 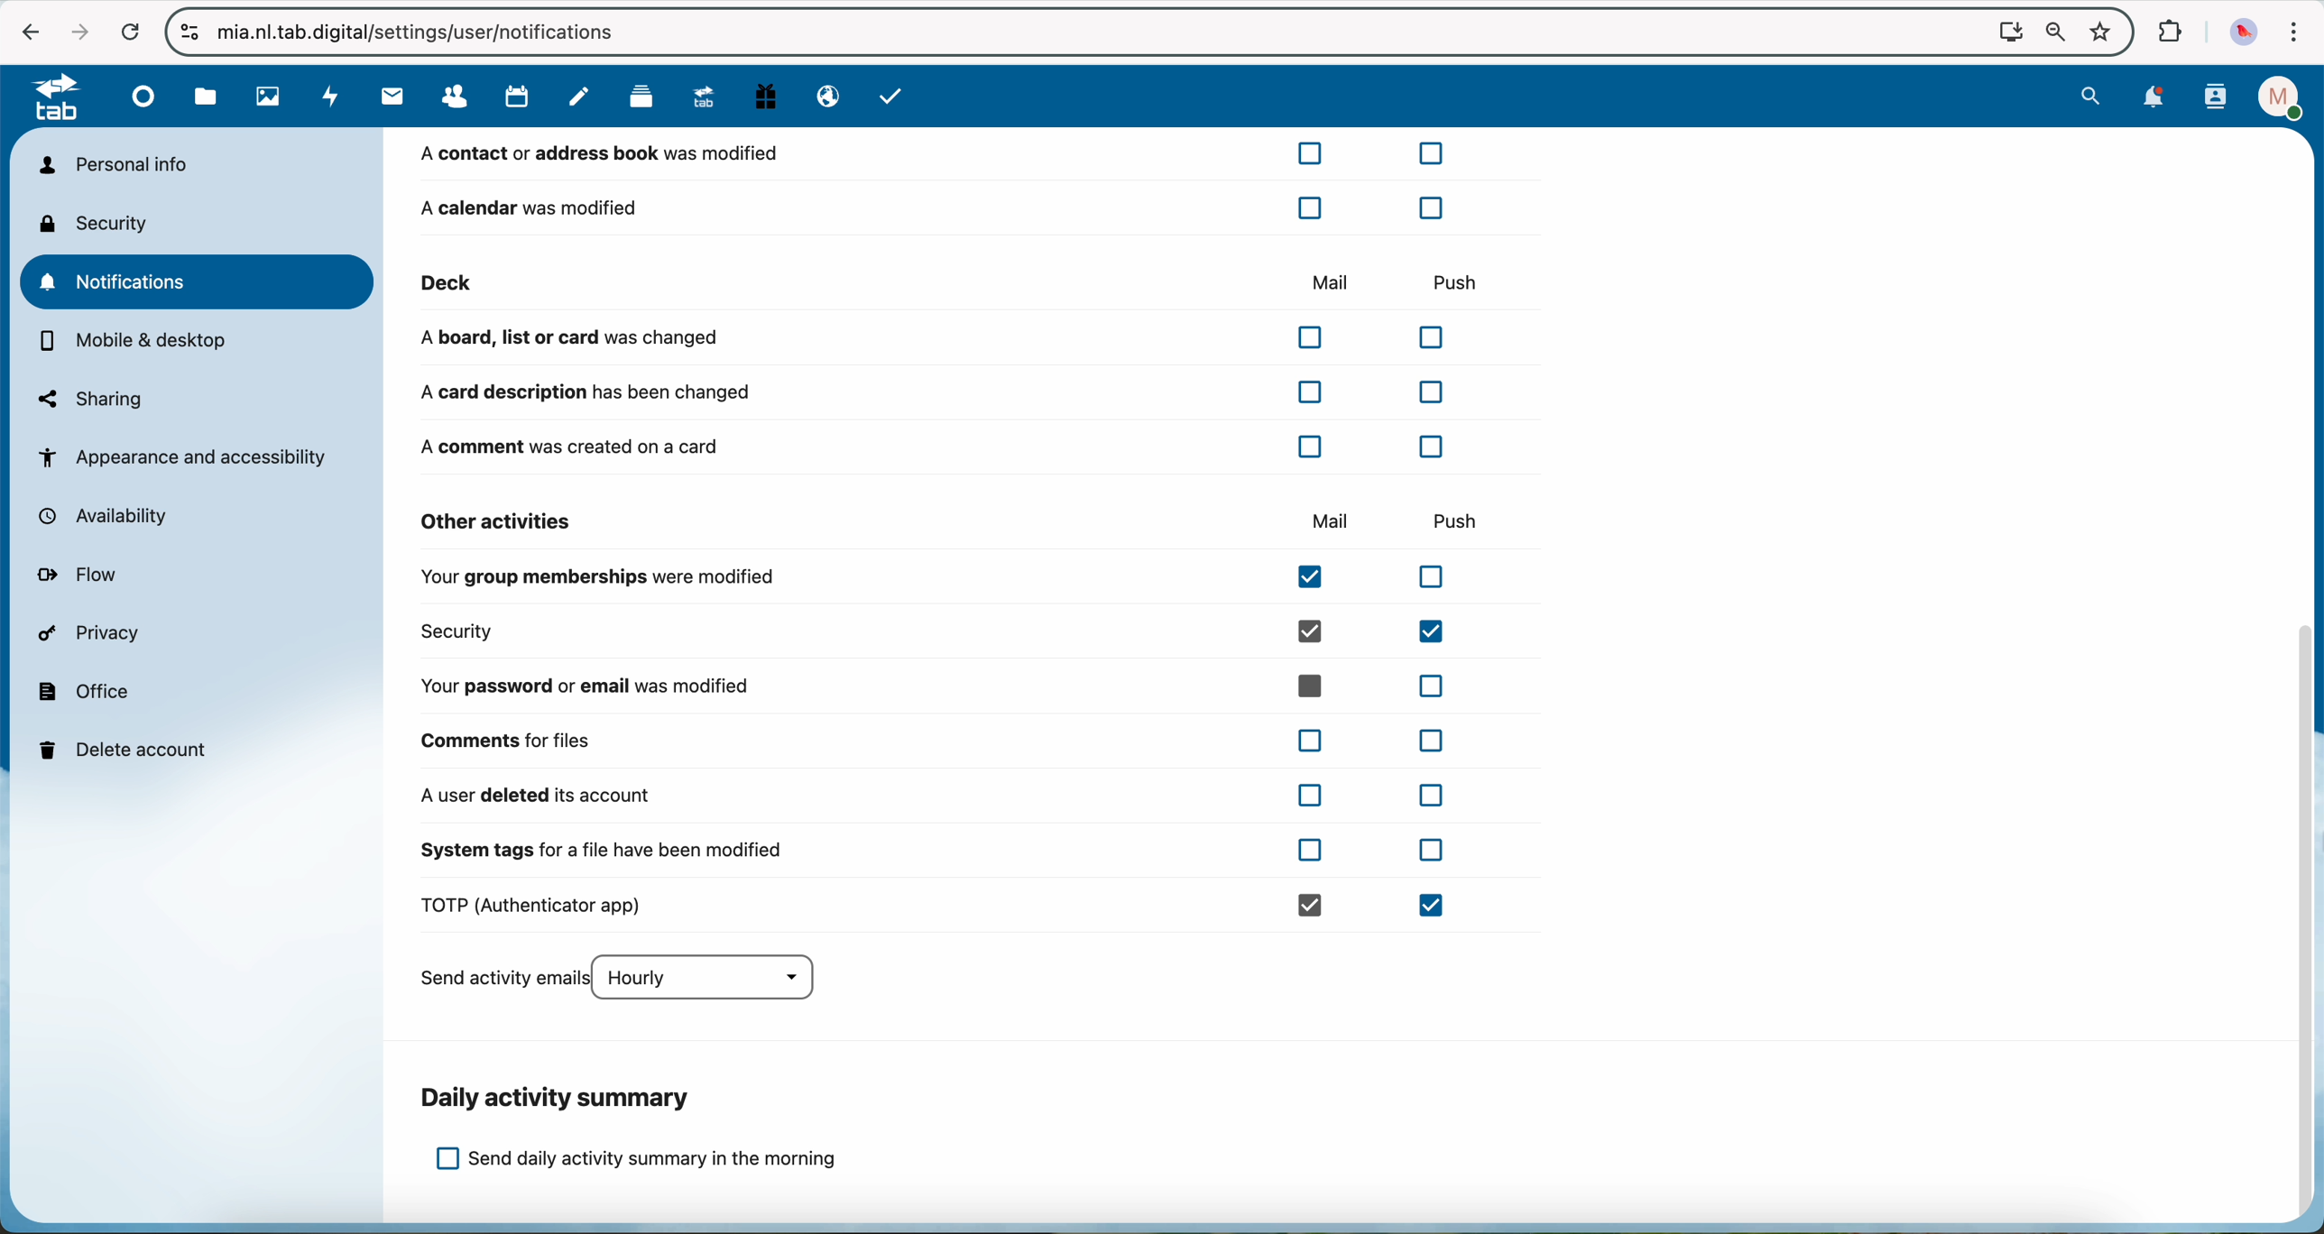 What do you see at coordinates (579, 97) in the screenshot?
I see `notes` at bounding box center [579, 97].